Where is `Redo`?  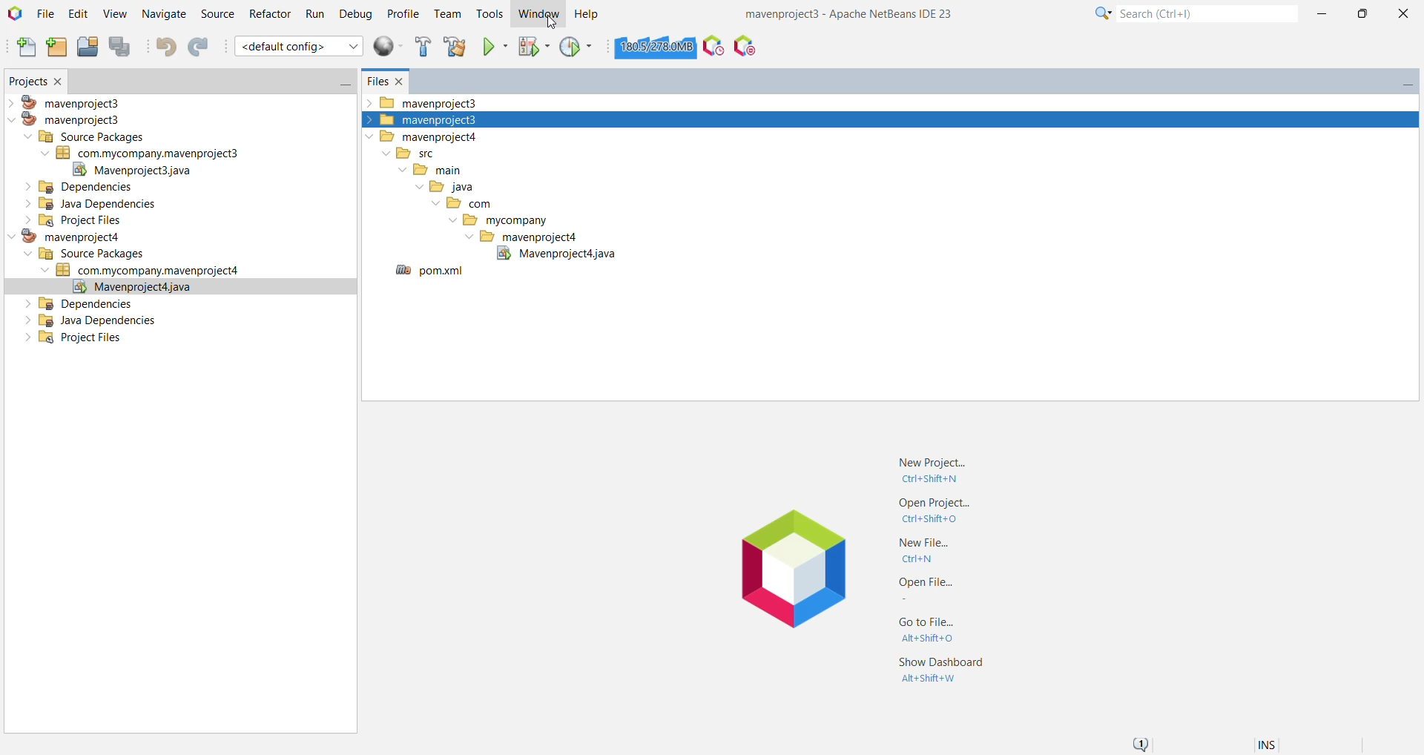 Redo is located at coordinates (202, 47).